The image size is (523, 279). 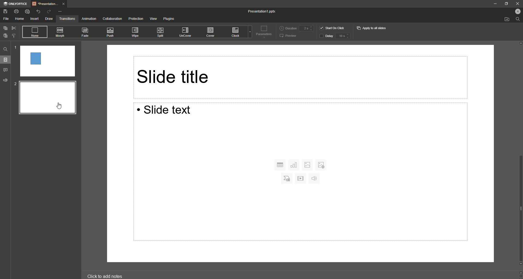 What do you see at coordinates (5, 11) in the screenshot?
I see `Save` at bounding box center [5, 11].